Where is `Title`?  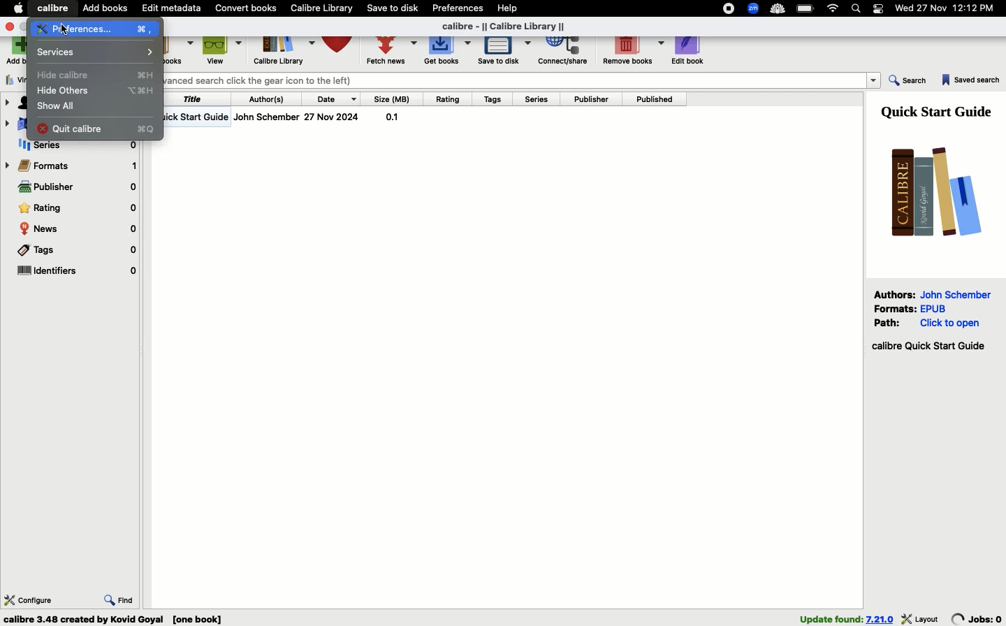 Title is located at coordinates (202, 99).